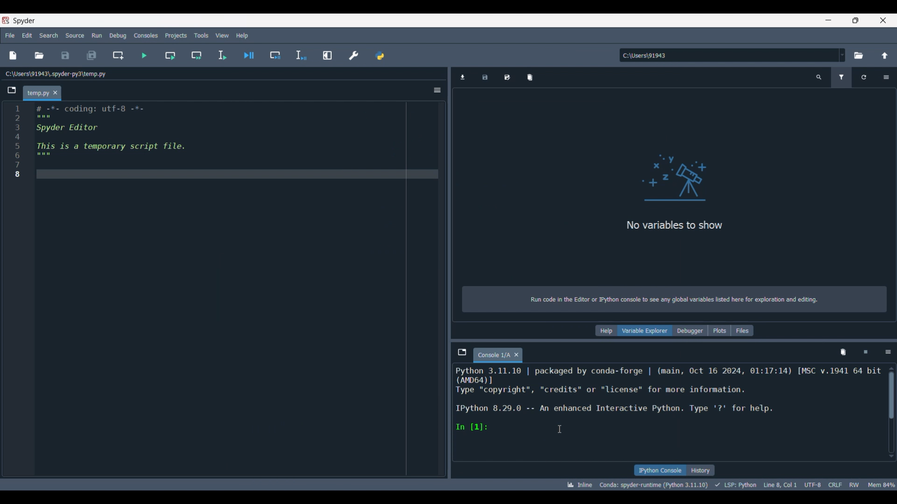 This screenshot has width=897, height=504. What do you see at coordinates (829, 20) in the screenshot?
I see `Minimize` at bounding box center [829, 20].